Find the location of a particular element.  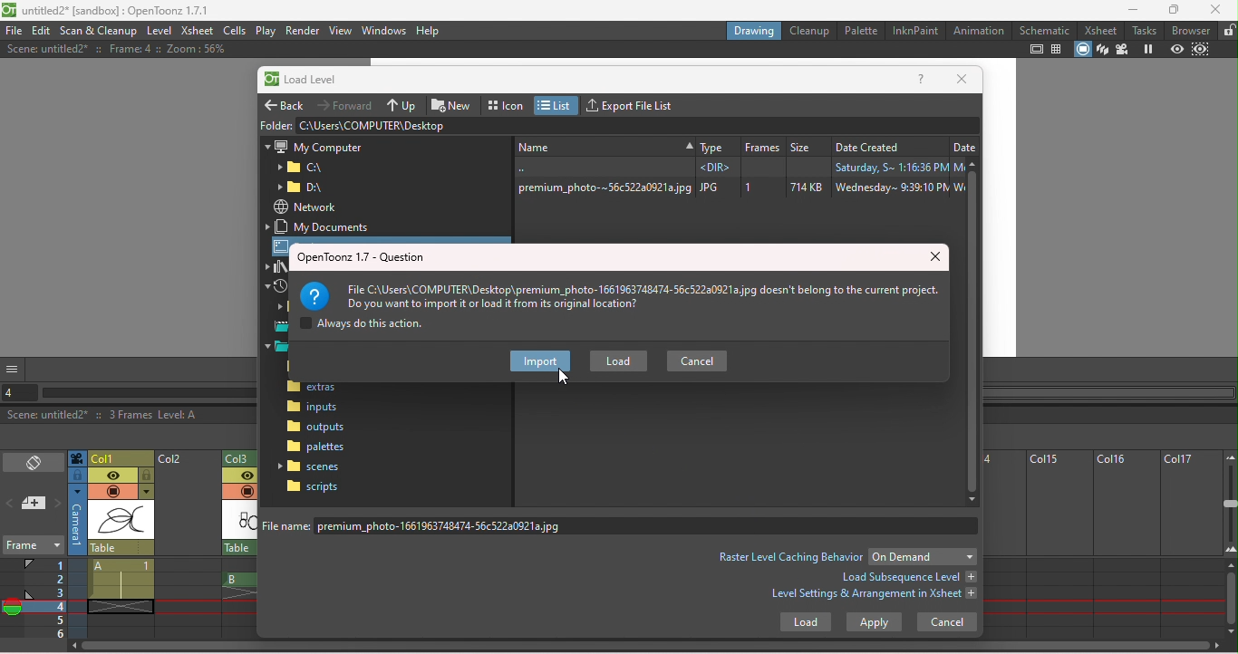

tasks is located at coordinates (1146, 30).